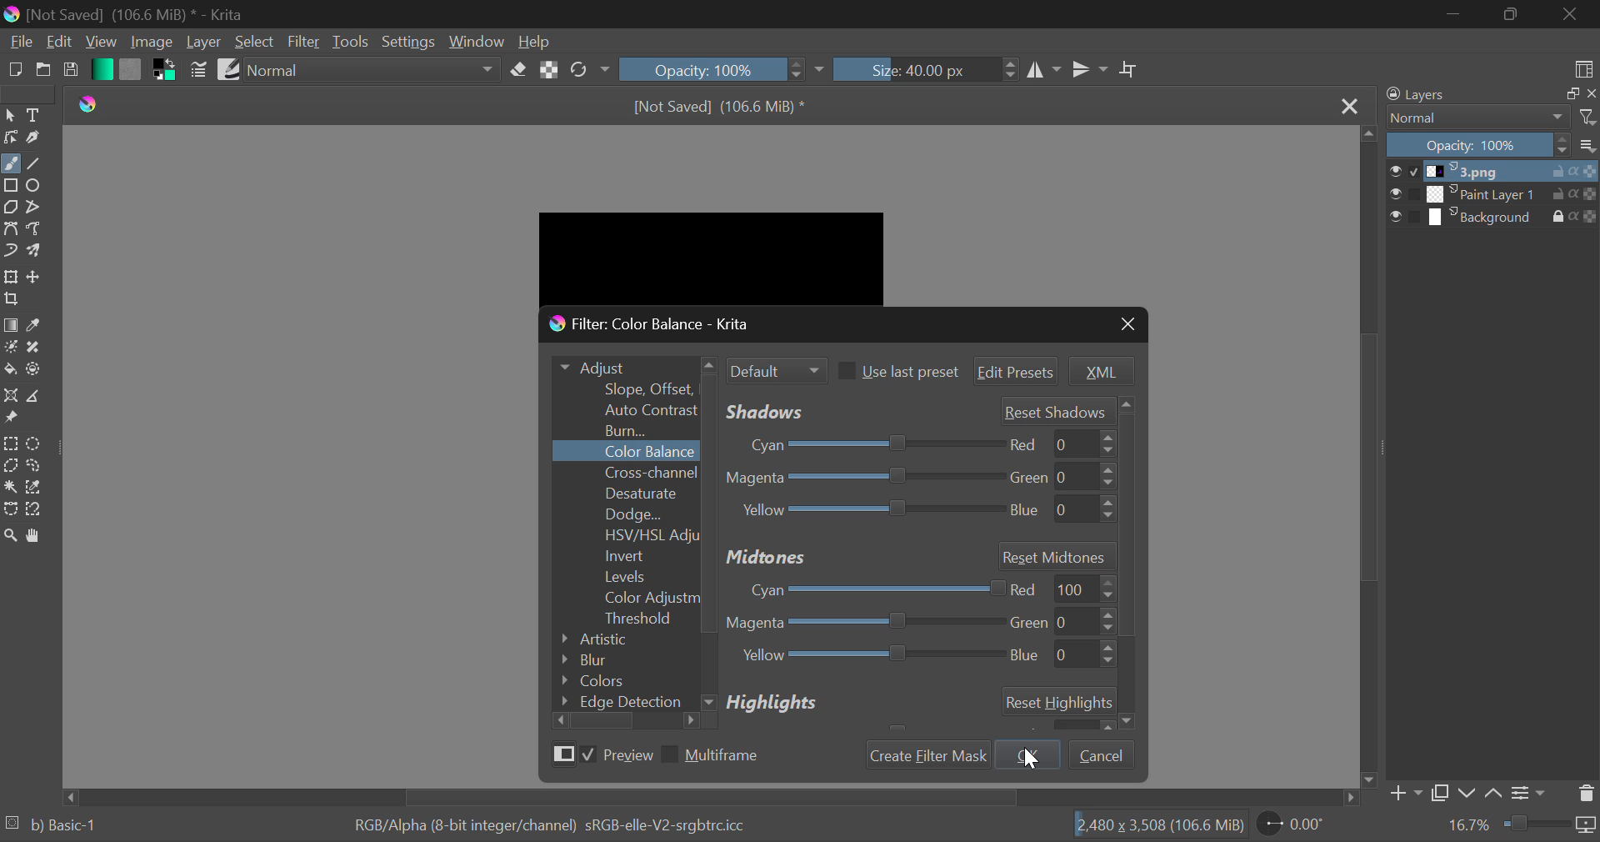 This screenshot has height=842, width=1600. What do you see at coordinates (1493, 193) in the screenshot?
I see `Paint Layer 1` at bounding box center [1493, 193].